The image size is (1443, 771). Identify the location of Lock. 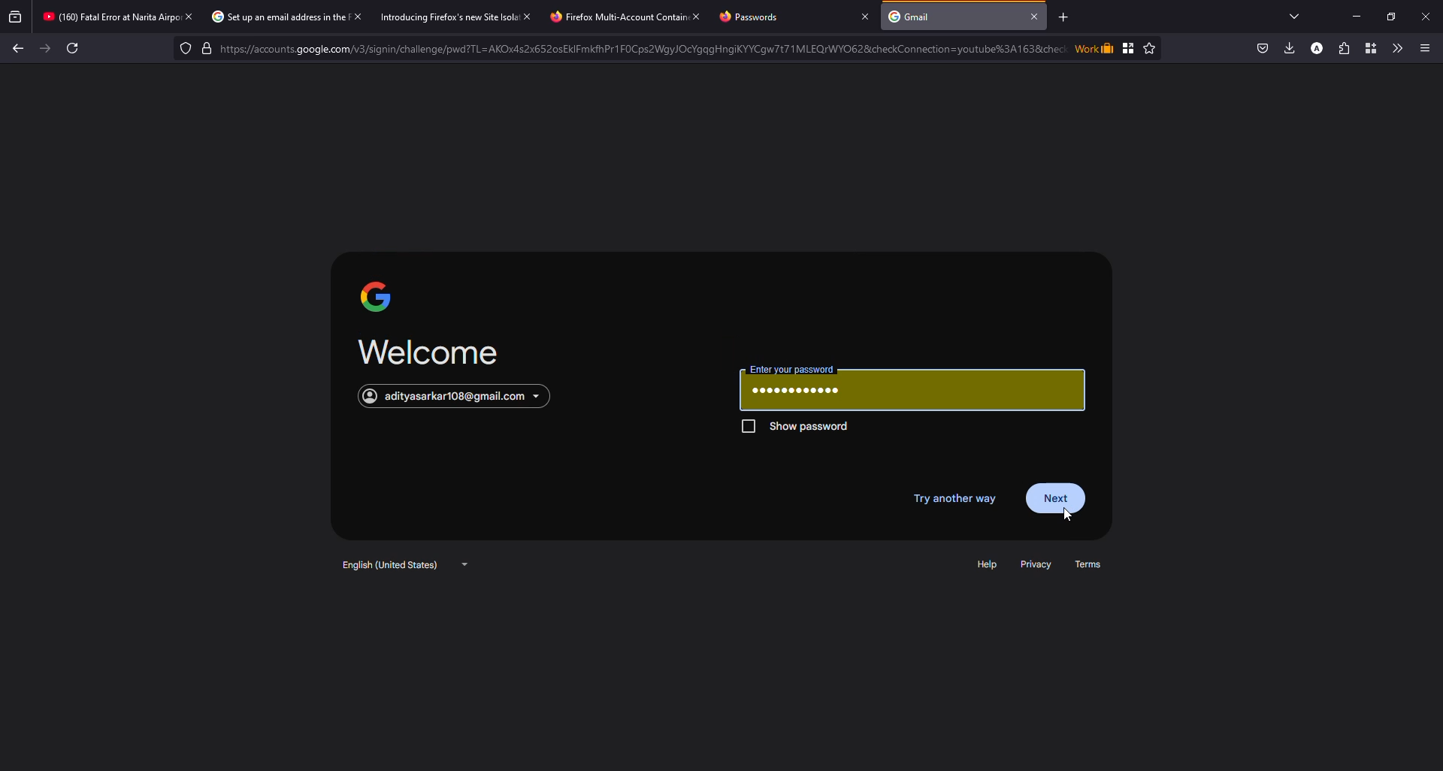
(646, 47).